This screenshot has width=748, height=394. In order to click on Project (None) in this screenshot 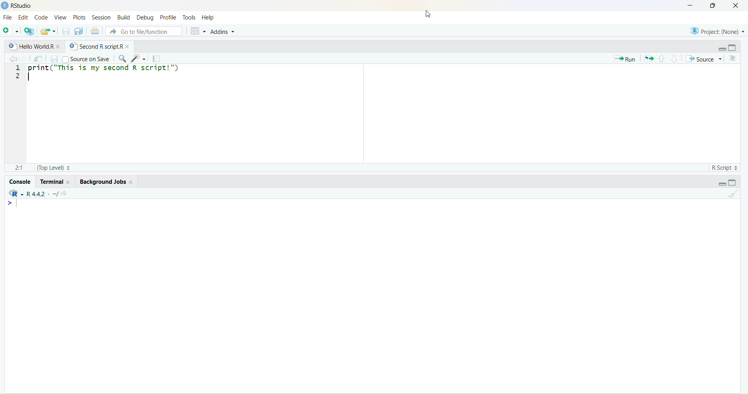, I will do `click(716, 30)`.